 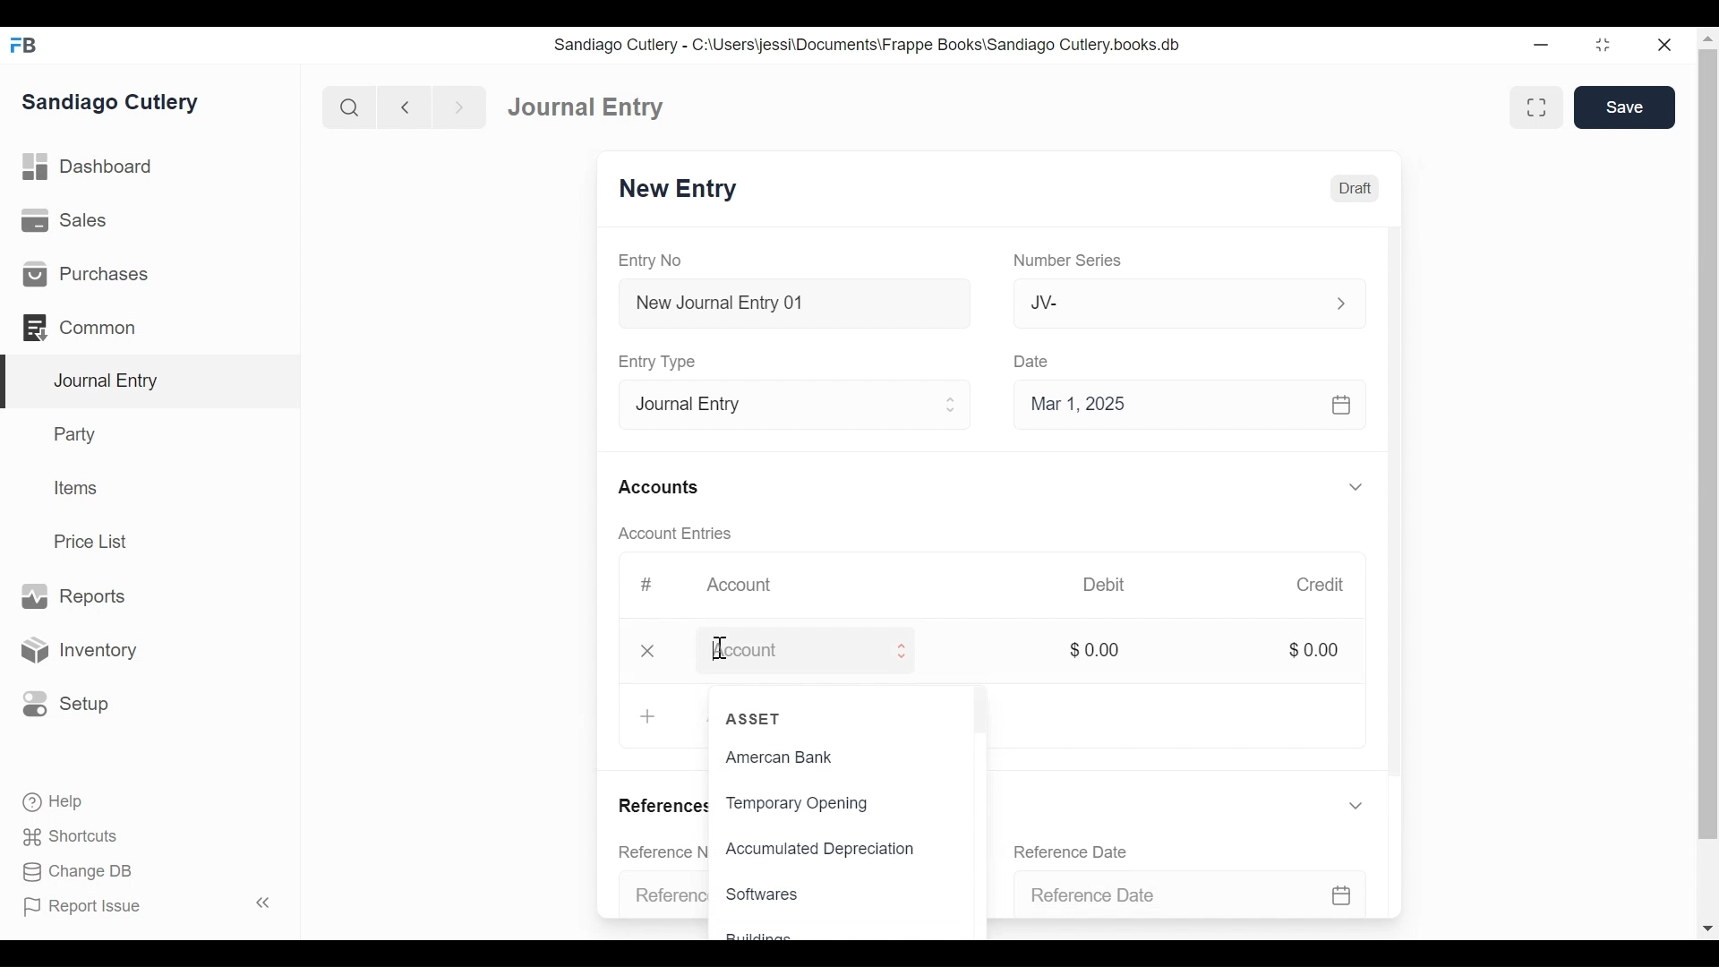 What do you see at coordinates (691, 190) in the screenshot?
I see `New Entry` at bounding box center [691, 190].